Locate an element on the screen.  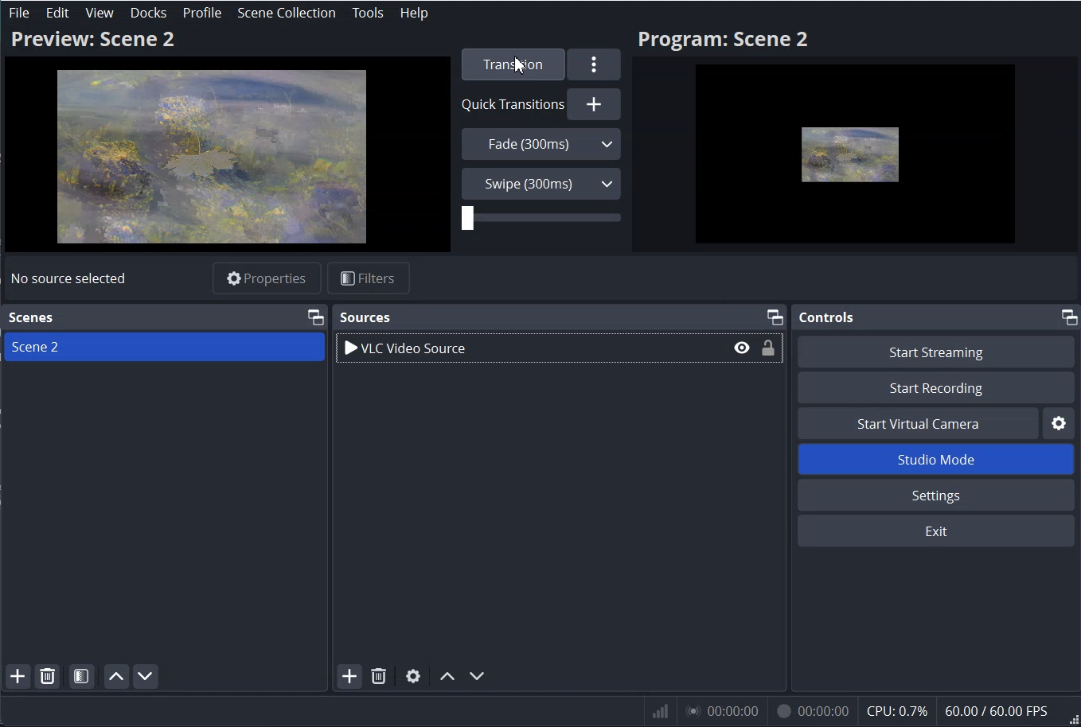
Remove Selected Scene is located at coordinates (47, 675).